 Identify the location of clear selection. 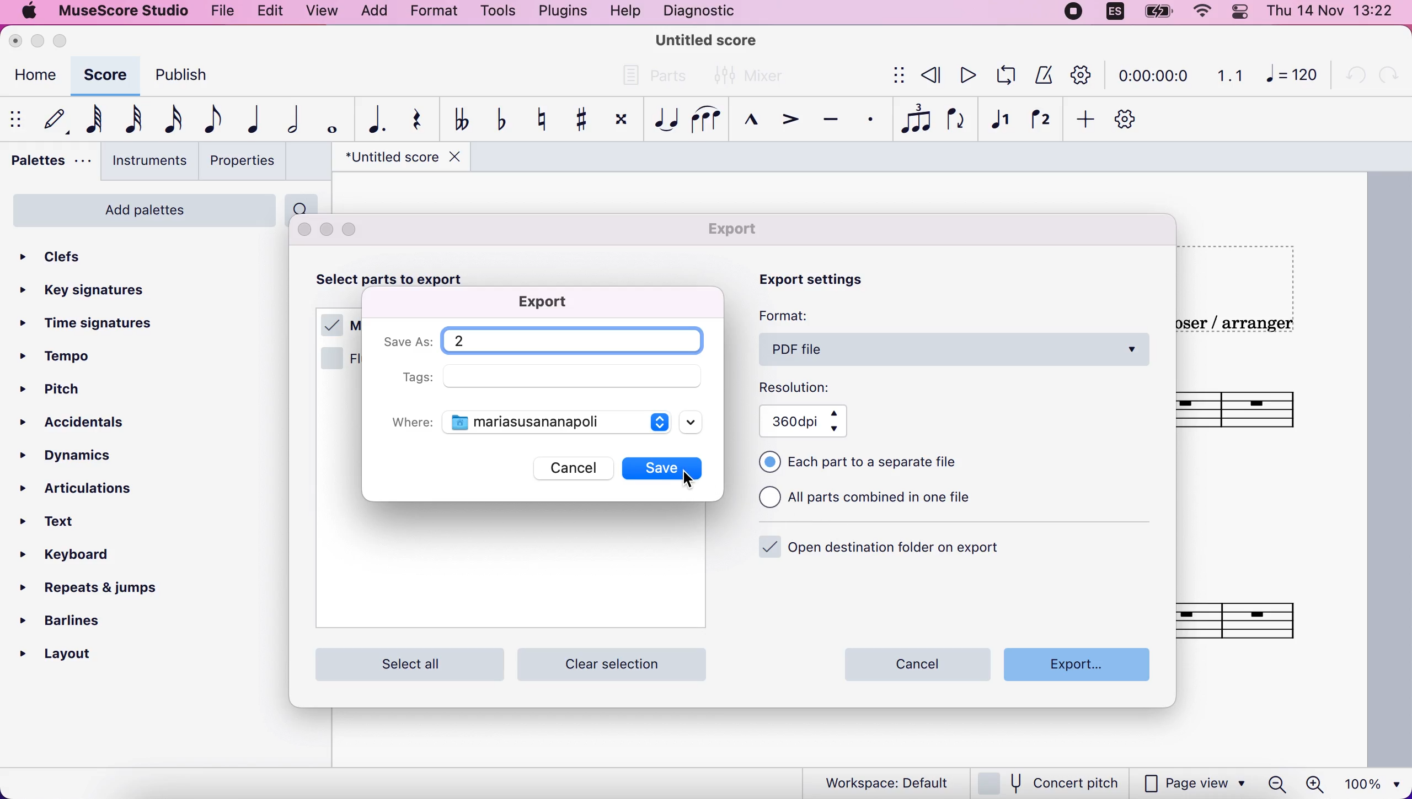
(611, 665).